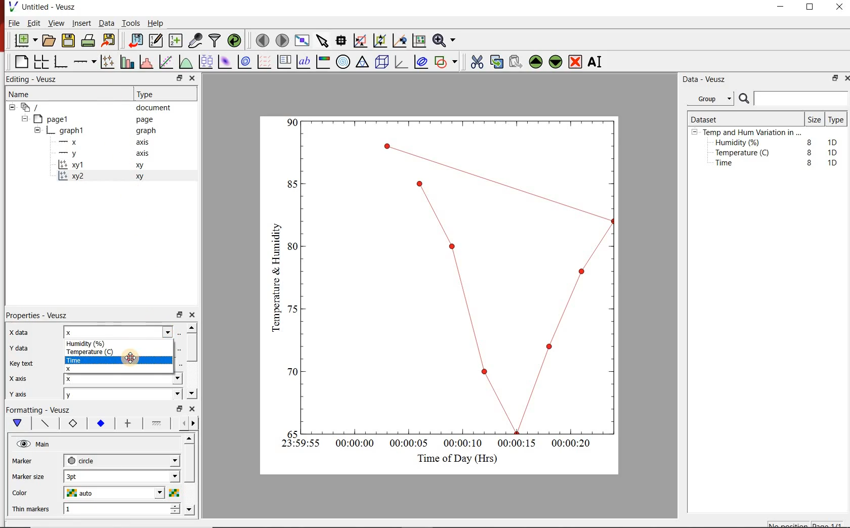 This screenshot has width=850, height=528. I want to click on restore down, so click(178, 409).